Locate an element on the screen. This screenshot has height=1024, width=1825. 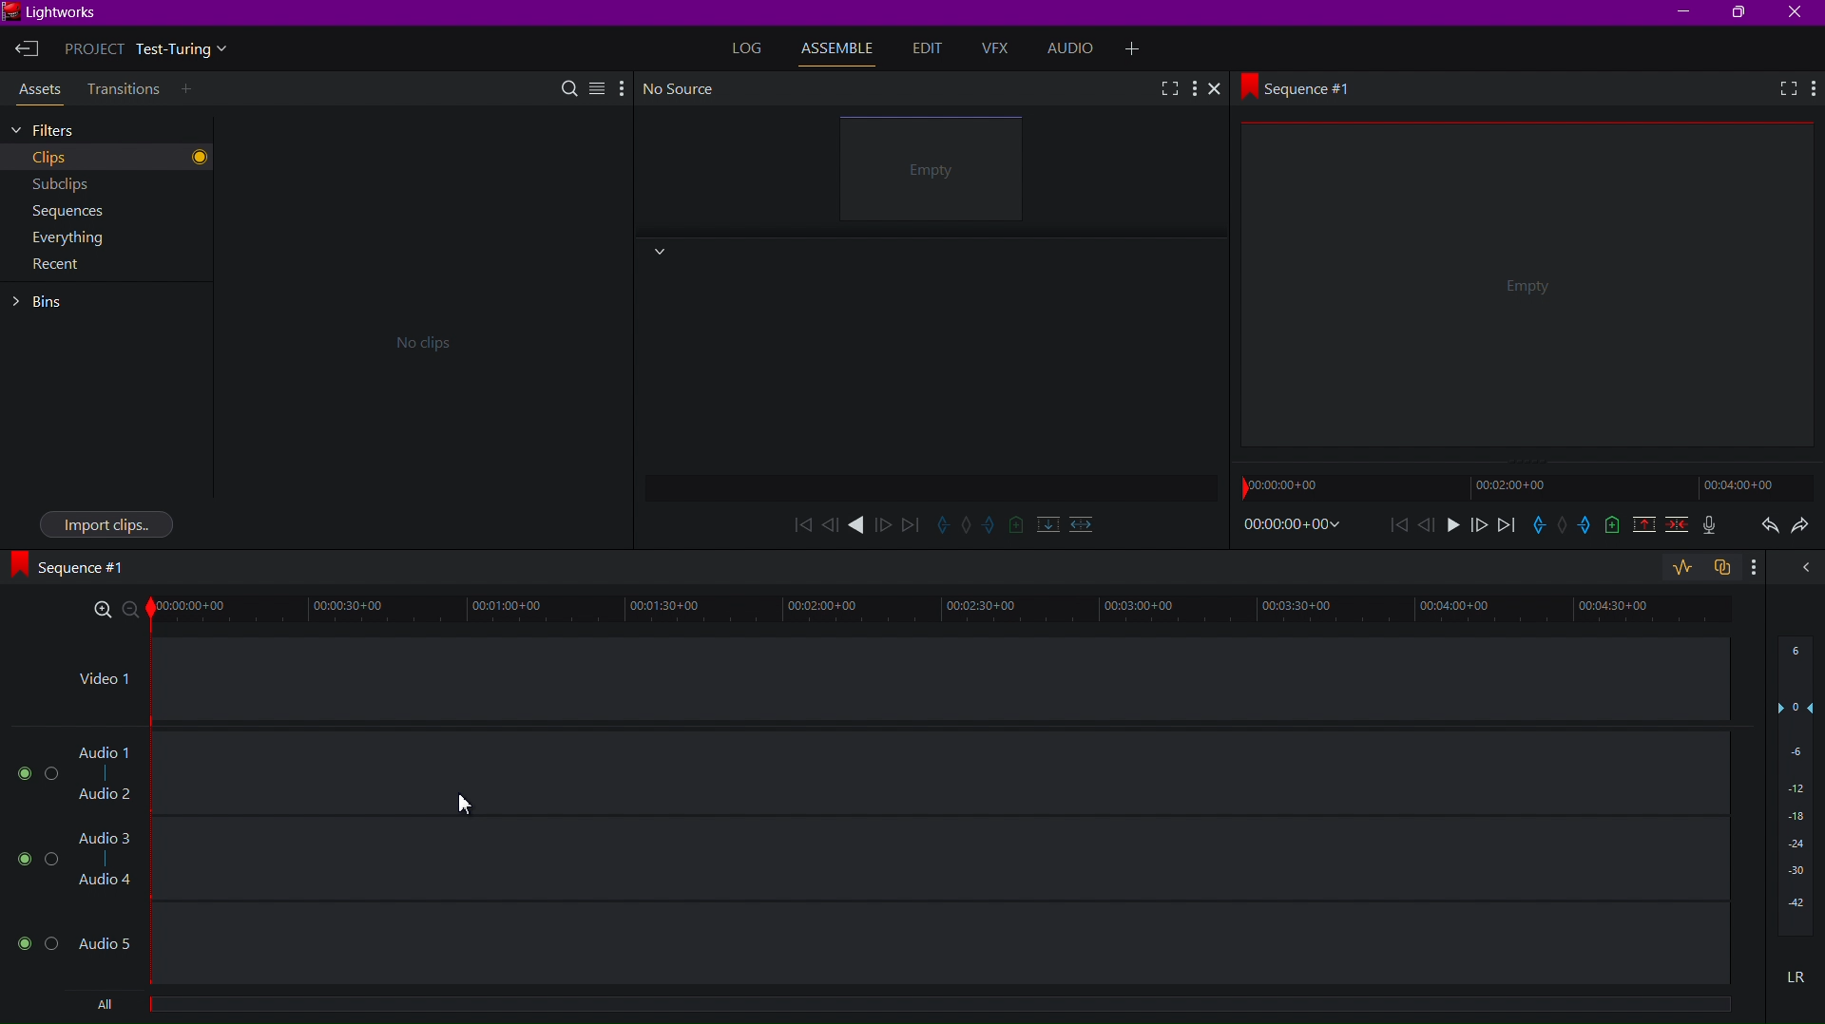
play is located at coordinates (858, 525).